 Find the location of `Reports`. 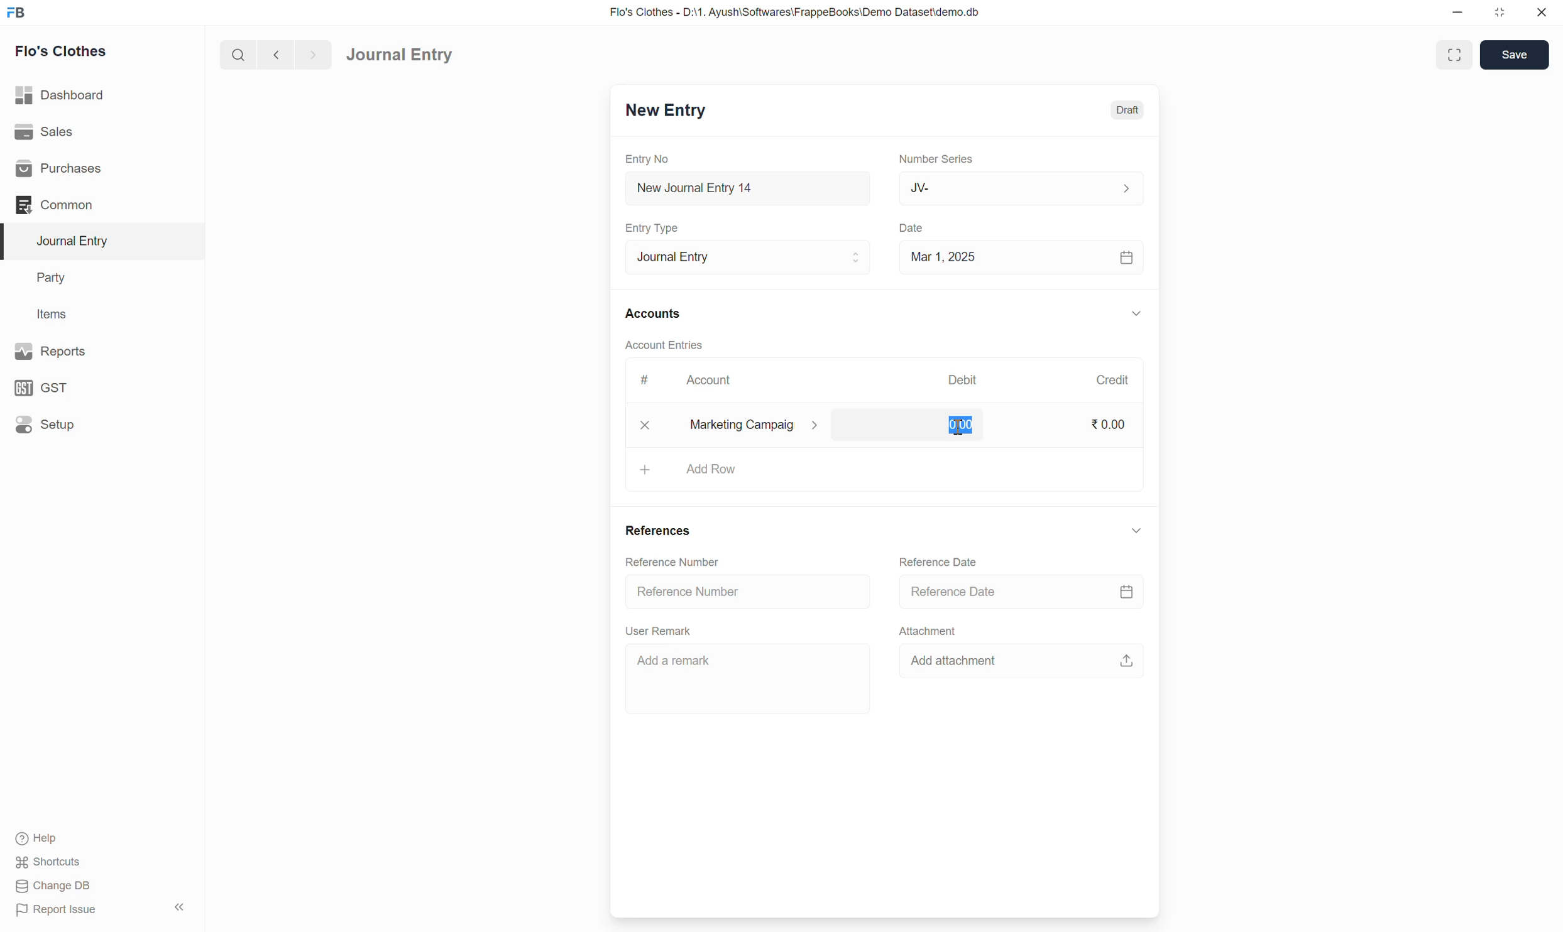

Reports is located at coordinates (55, 350).